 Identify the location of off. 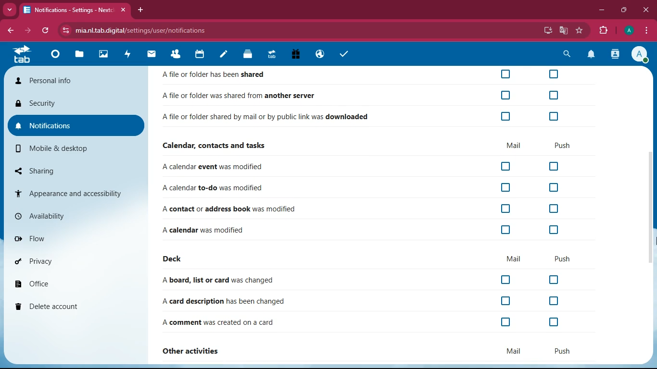
(555, 279).